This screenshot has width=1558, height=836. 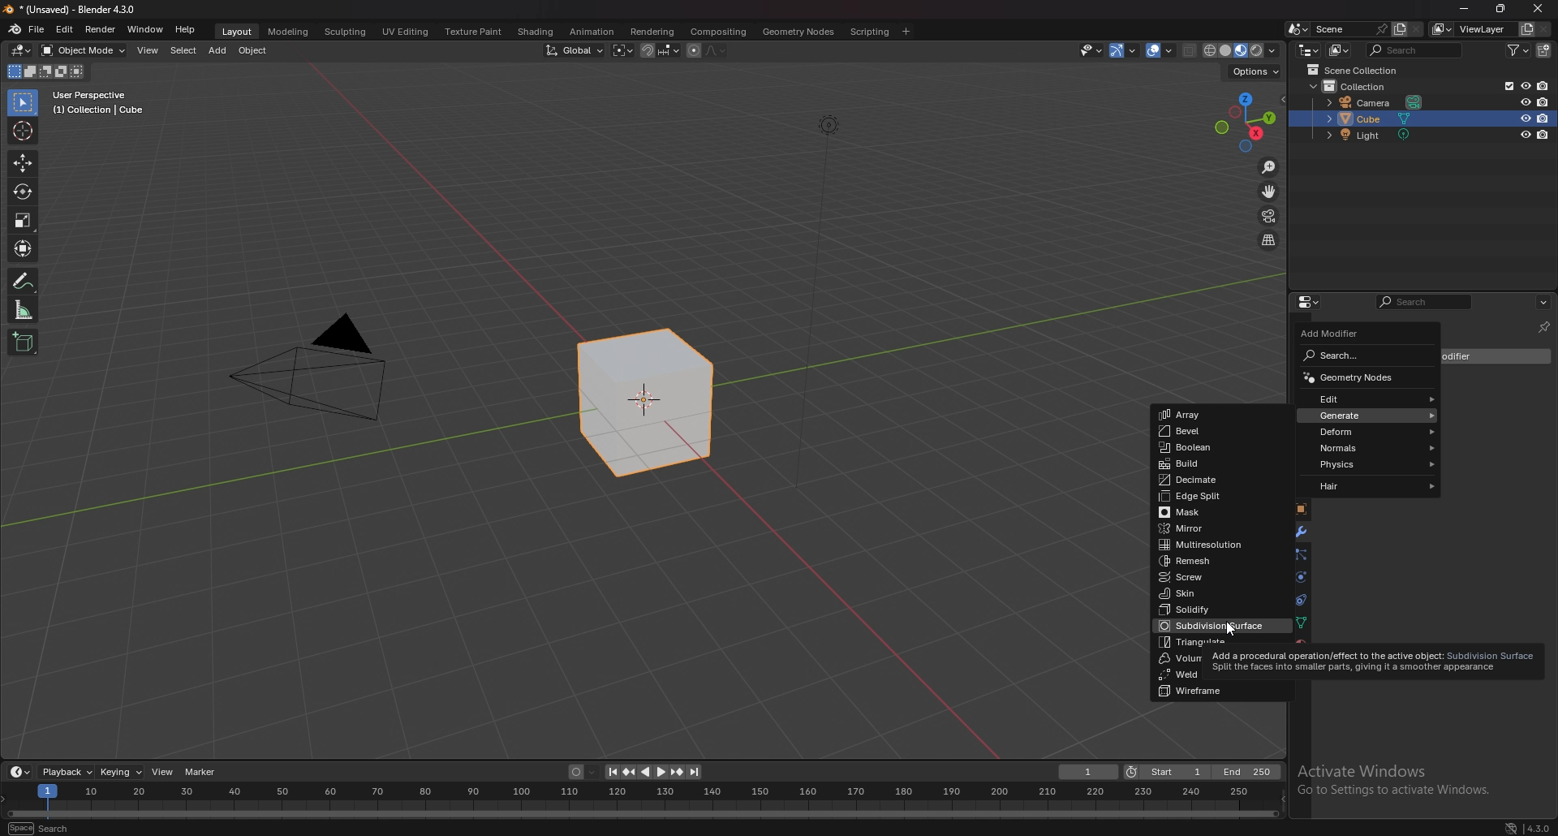 What do you see at coordinates (538, 31) in the screenshot?
I see `shading` at bounding box center [538, 31].